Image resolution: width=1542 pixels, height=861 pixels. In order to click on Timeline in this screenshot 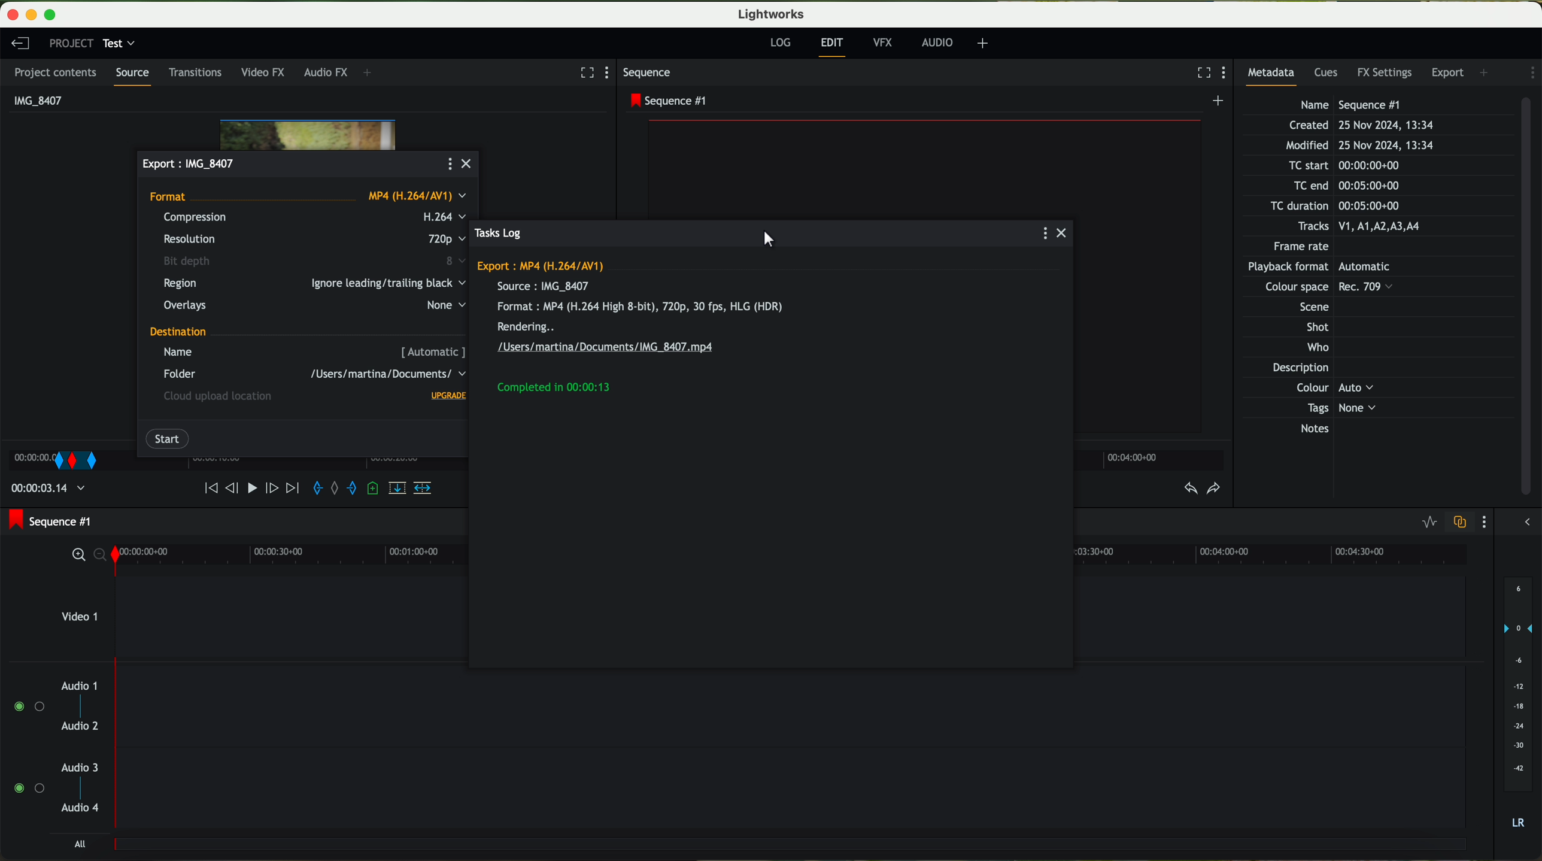, I will do `click(370, 459)`.